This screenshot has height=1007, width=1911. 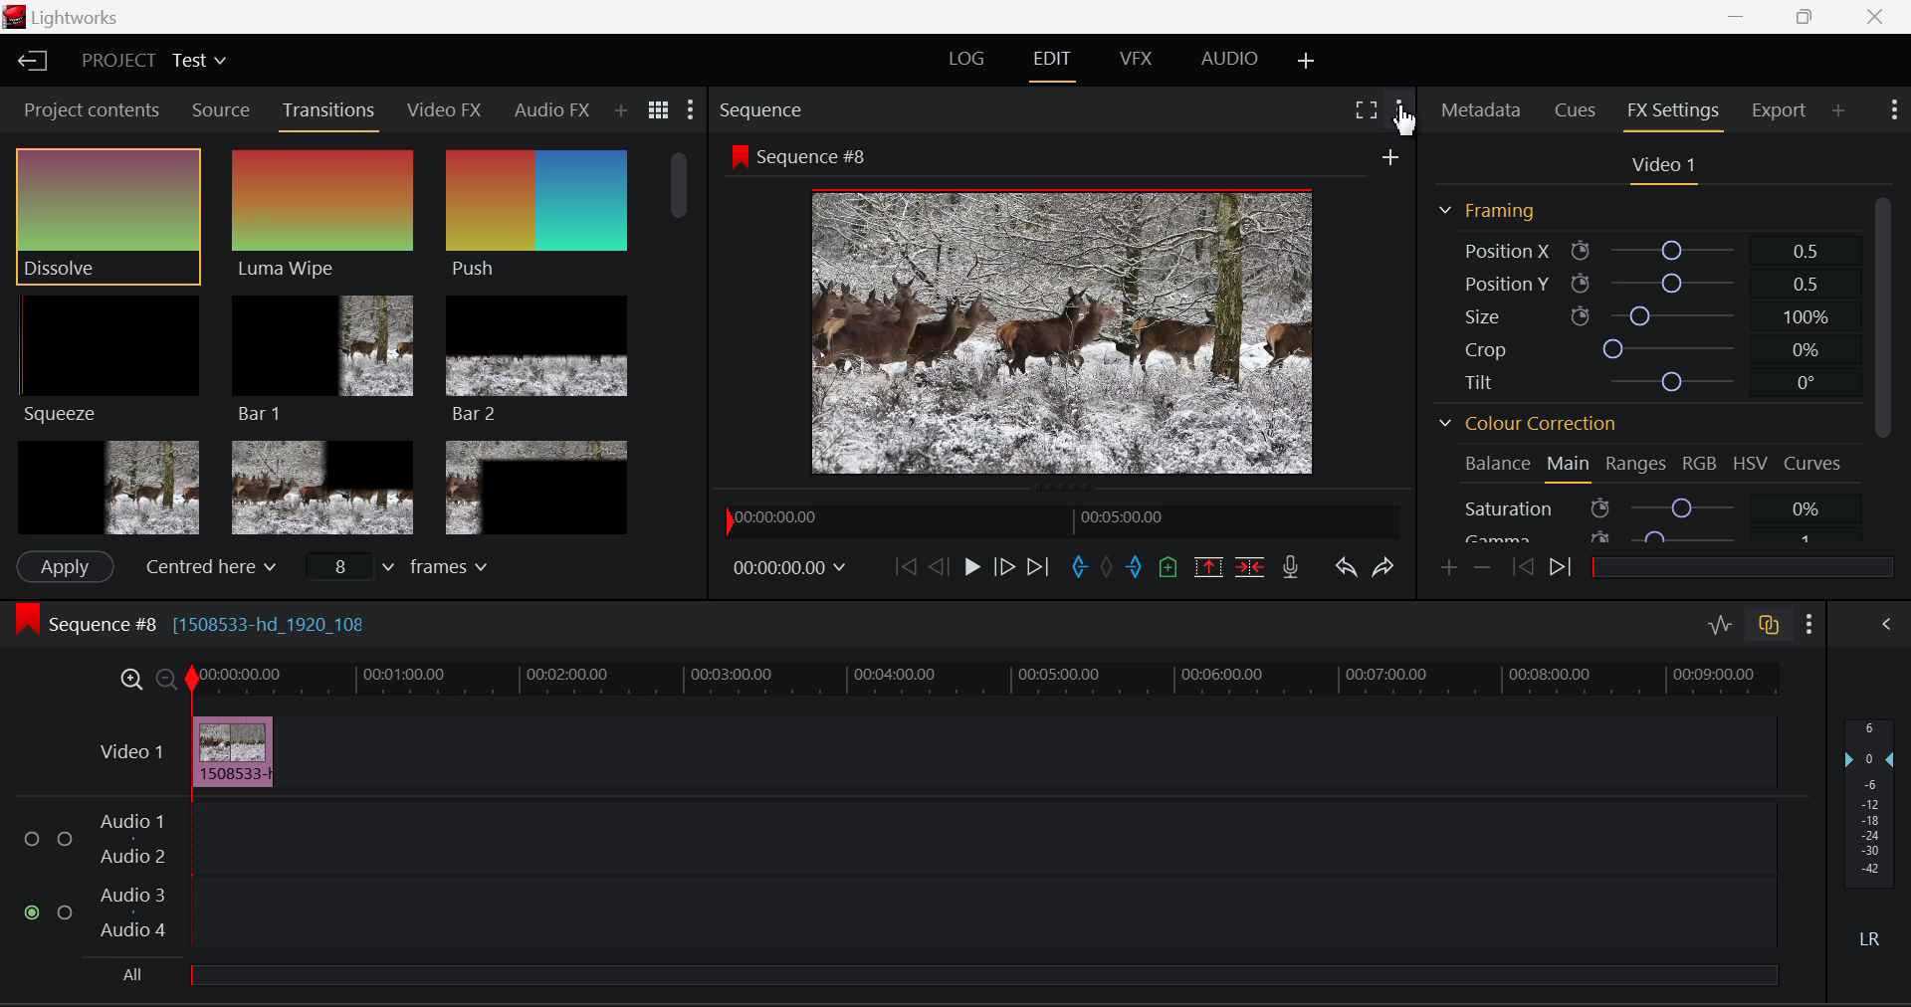 I want to click on Dissolve, so click(x=107, y=215).